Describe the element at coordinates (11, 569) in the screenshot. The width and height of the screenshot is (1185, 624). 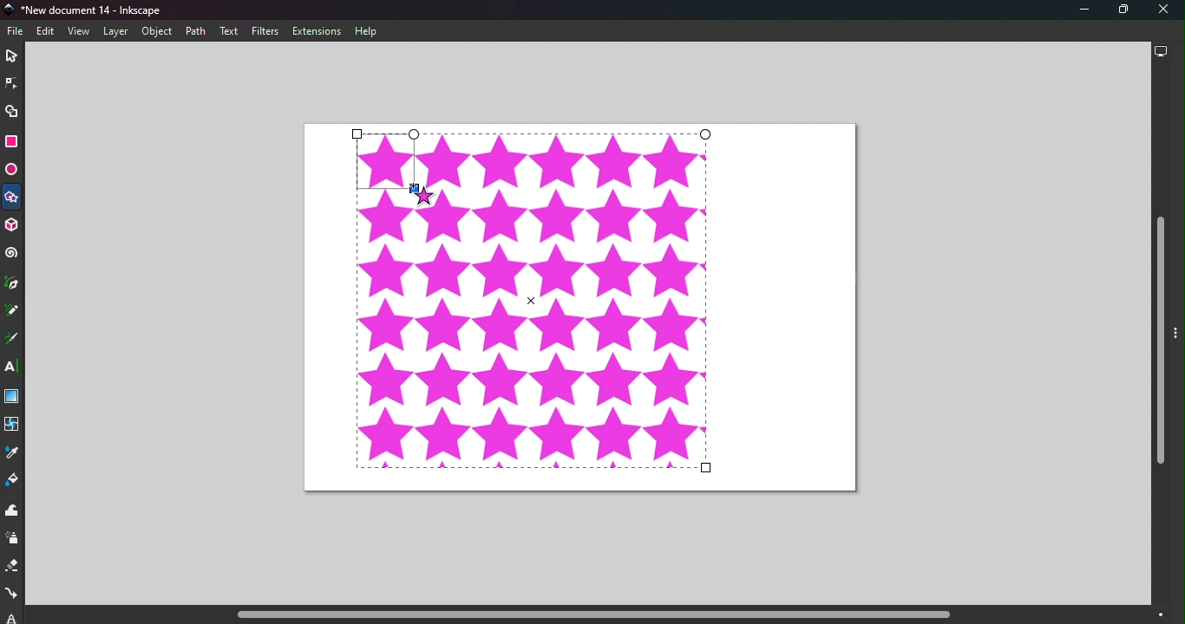
I see `Eraser tool` at that location.